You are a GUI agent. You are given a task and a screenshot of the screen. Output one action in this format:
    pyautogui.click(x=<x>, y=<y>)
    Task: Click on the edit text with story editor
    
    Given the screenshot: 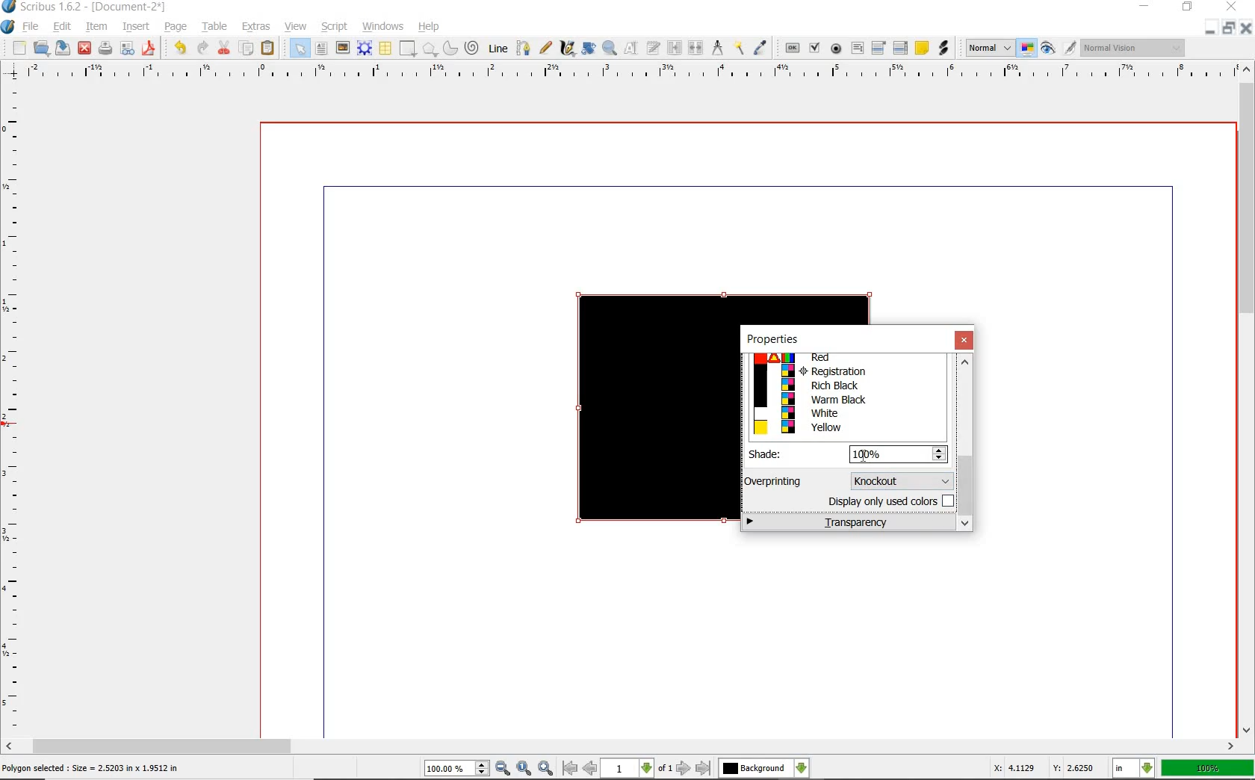 What is the action you would take?
    pyautogui.click(x=653, y=49)
    